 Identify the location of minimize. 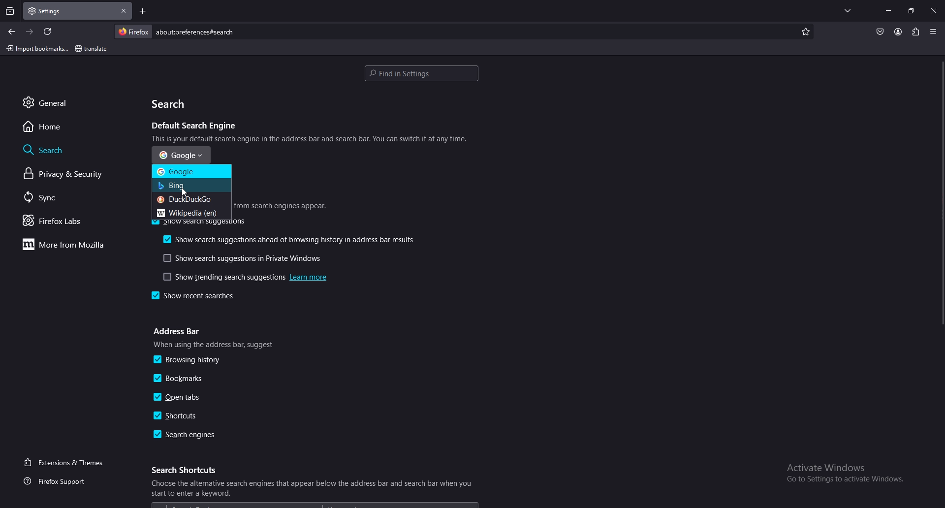
(888, 10).